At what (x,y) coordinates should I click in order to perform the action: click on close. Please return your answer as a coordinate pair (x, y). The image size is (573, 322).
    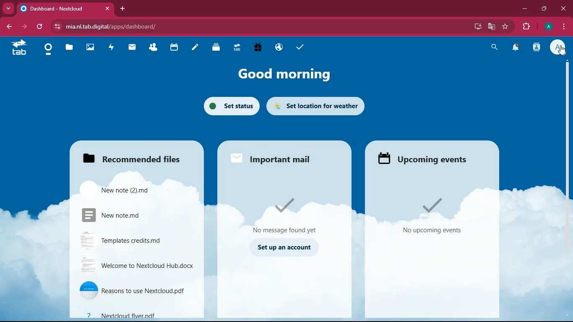
    Looking at the image, I should click on (563, 9).